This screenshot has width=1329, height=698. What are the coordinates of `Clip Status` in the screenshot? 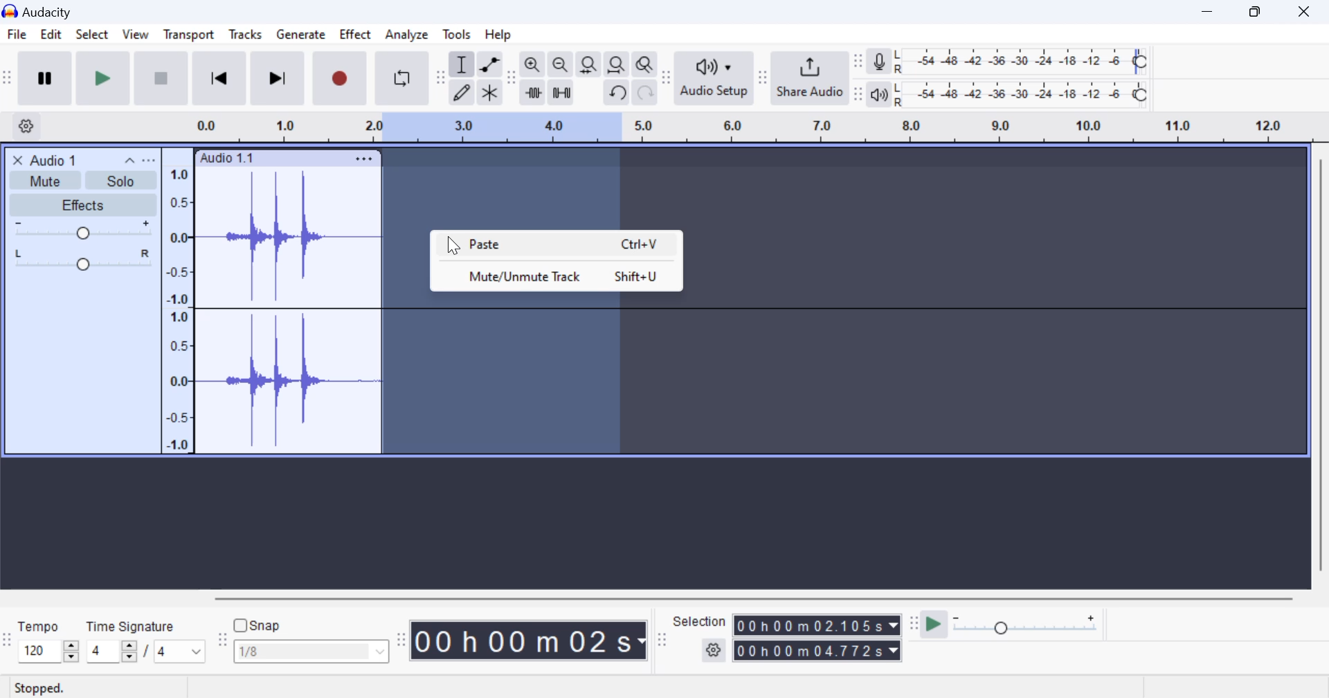 It's located at (41, 689).